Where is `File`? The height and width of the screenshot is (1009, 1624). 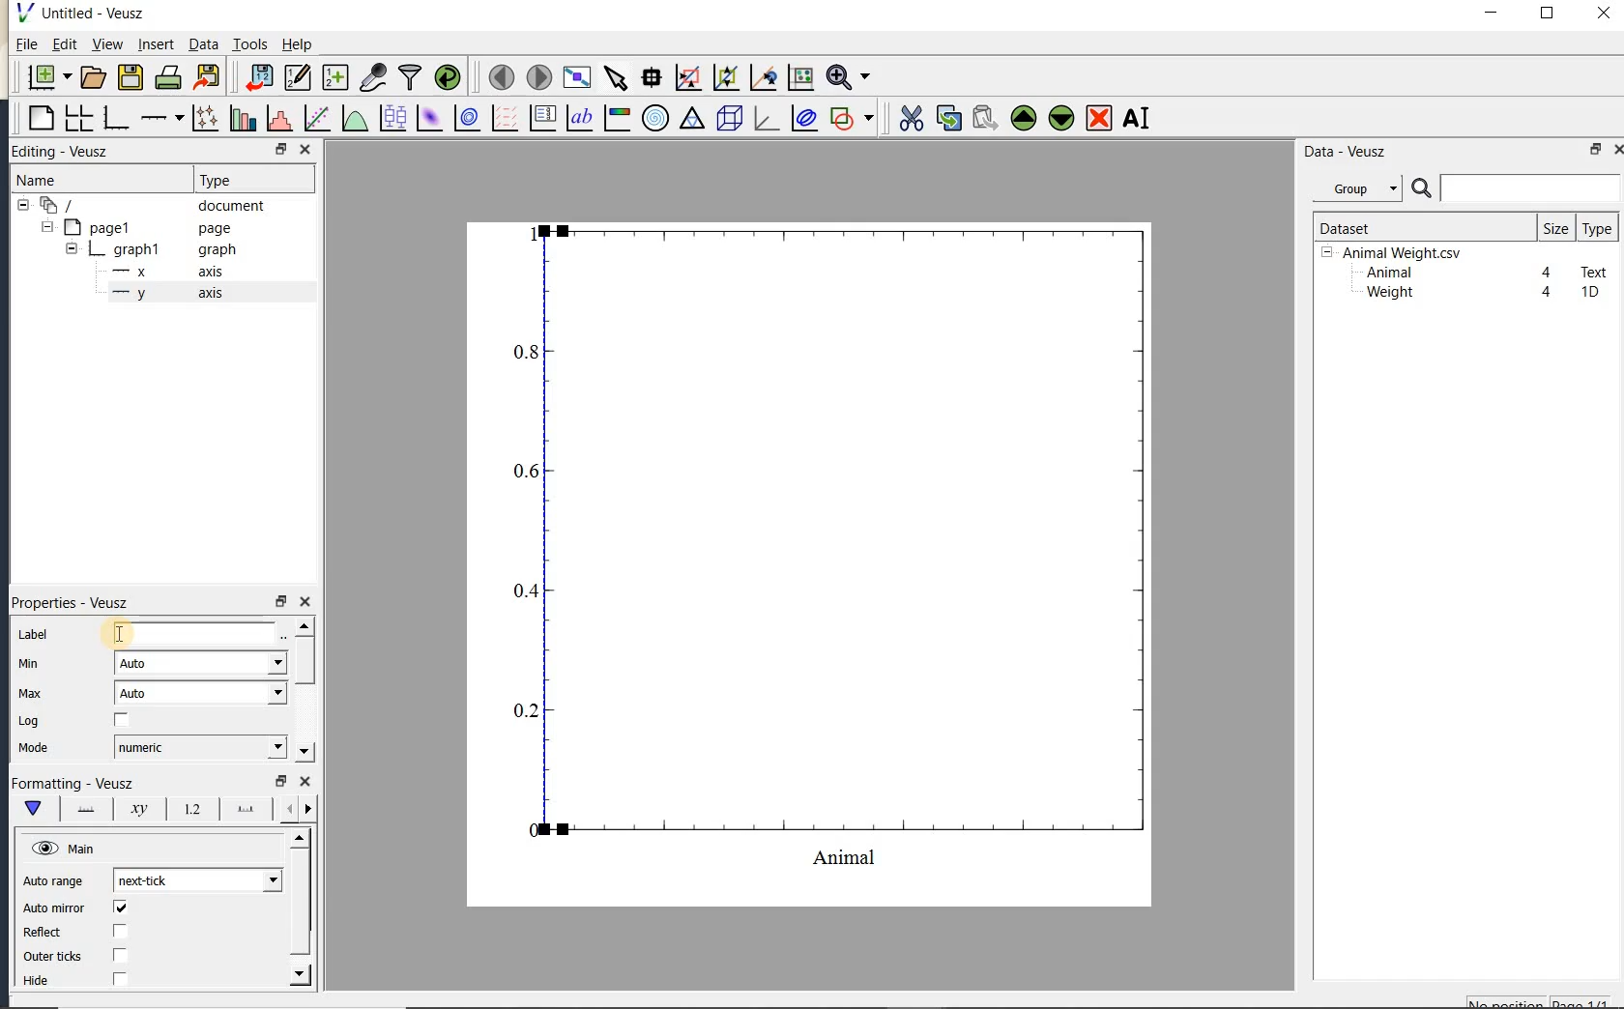 File is located at coordinates (27, 44).